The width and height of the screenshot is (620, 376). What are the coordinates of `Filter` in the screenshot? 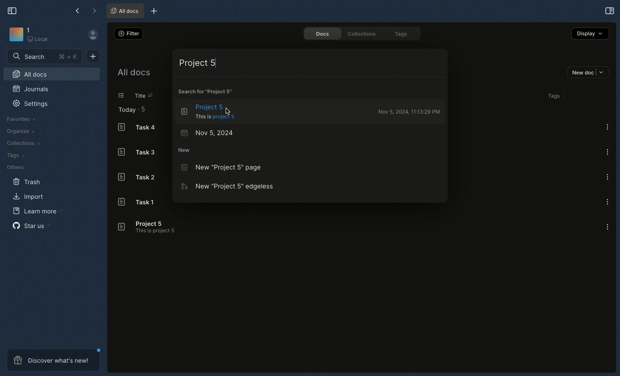 It's located at (127, 33).